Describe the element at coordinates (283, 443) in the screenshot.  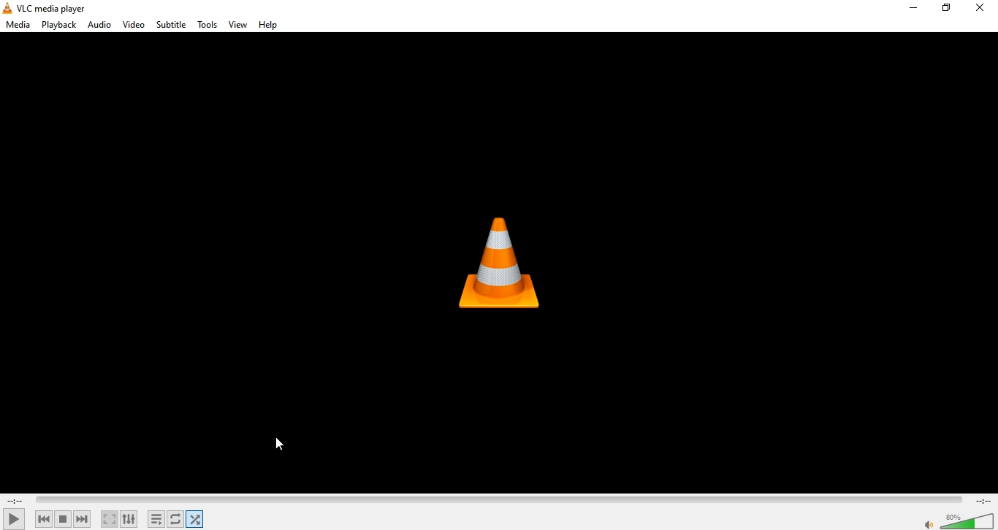
I see `cursor` at that location.